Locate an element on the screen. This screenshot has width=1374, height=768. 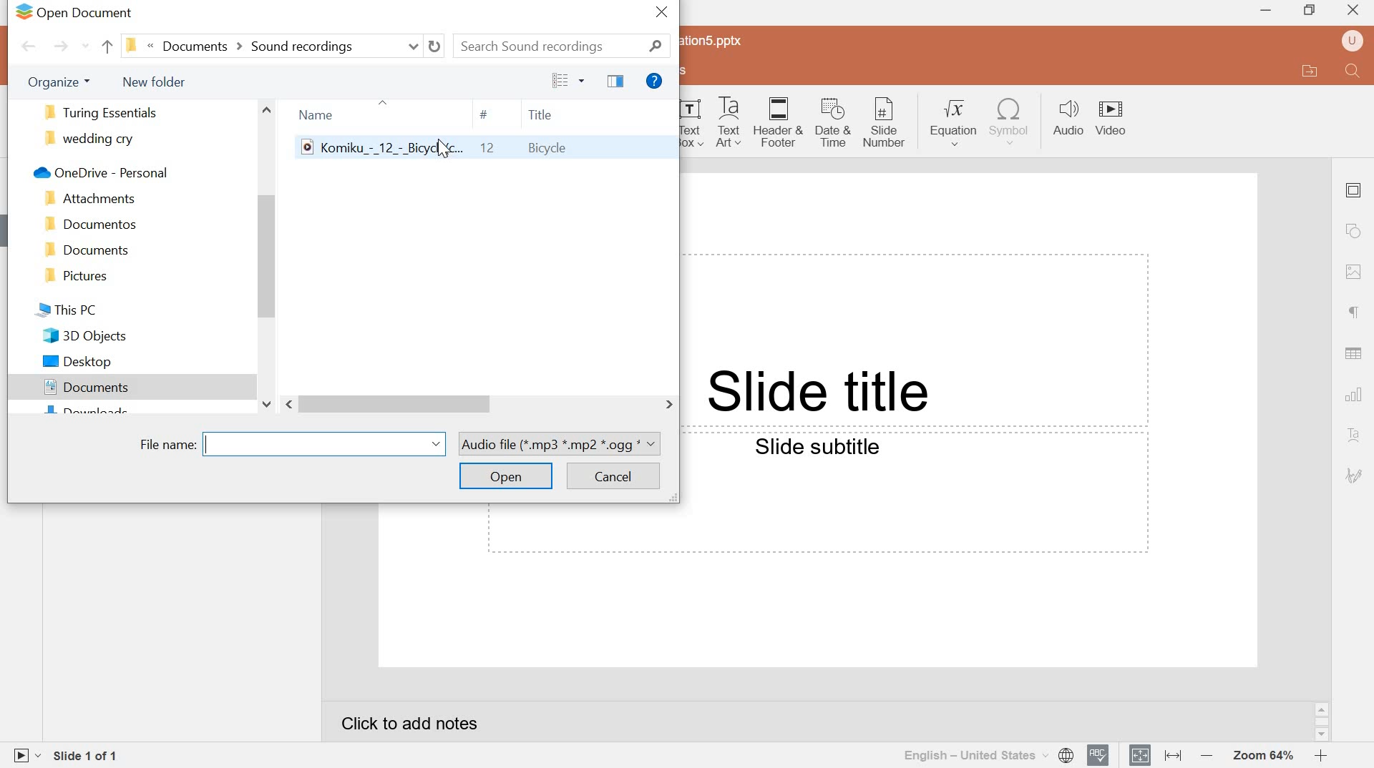
start slideshow is located at coordinates (24, 755).